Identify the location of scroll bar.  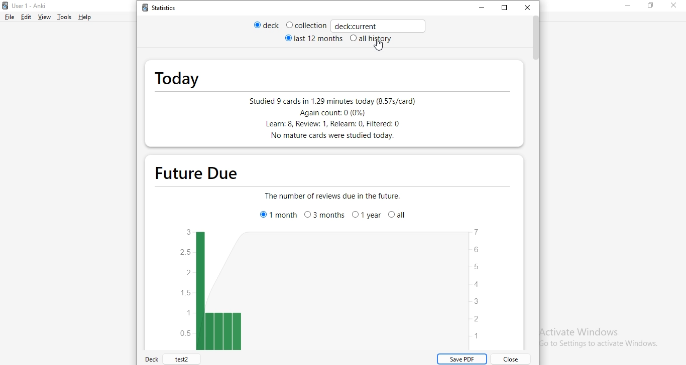
(538, 42).